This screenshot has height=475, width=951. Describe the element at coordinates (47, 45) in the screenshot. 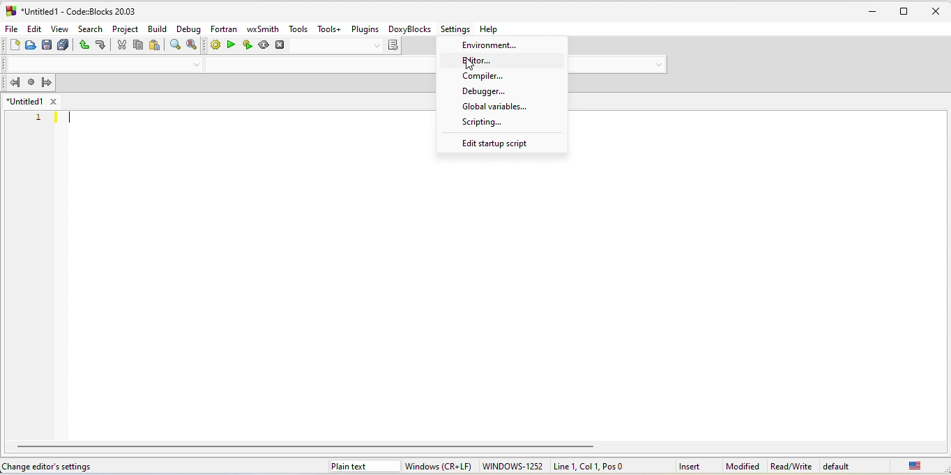

I see `save` at that location.